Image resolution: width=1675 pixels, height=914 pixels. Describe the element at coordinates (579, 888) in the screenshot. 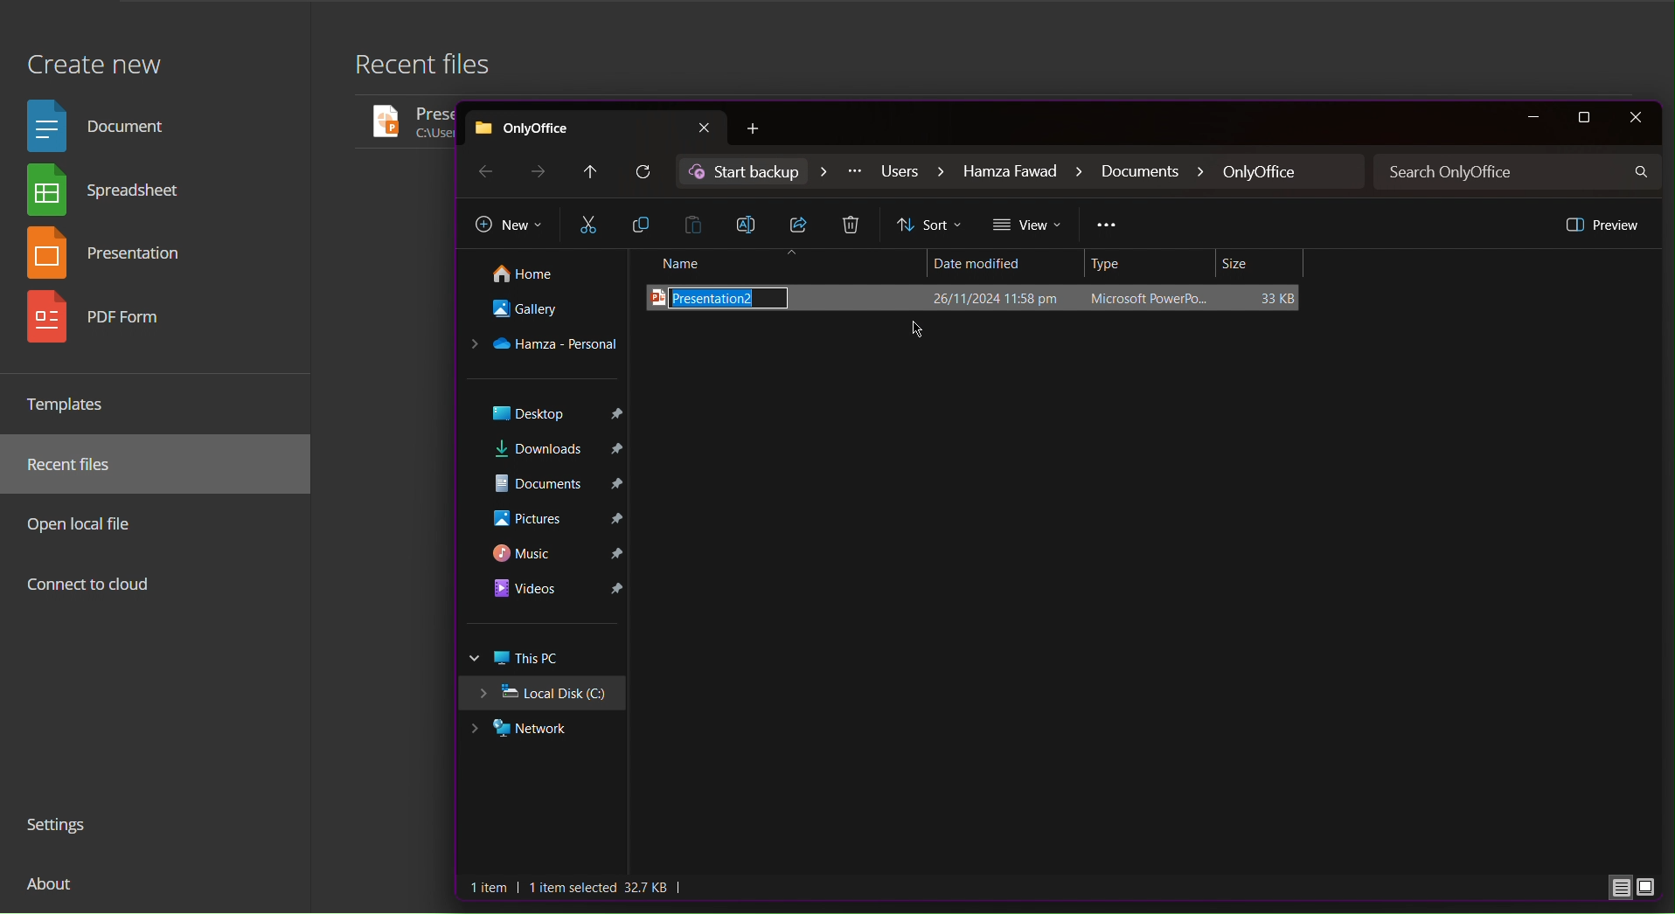

I see `litem | 1item selected 327KB |` at that location.